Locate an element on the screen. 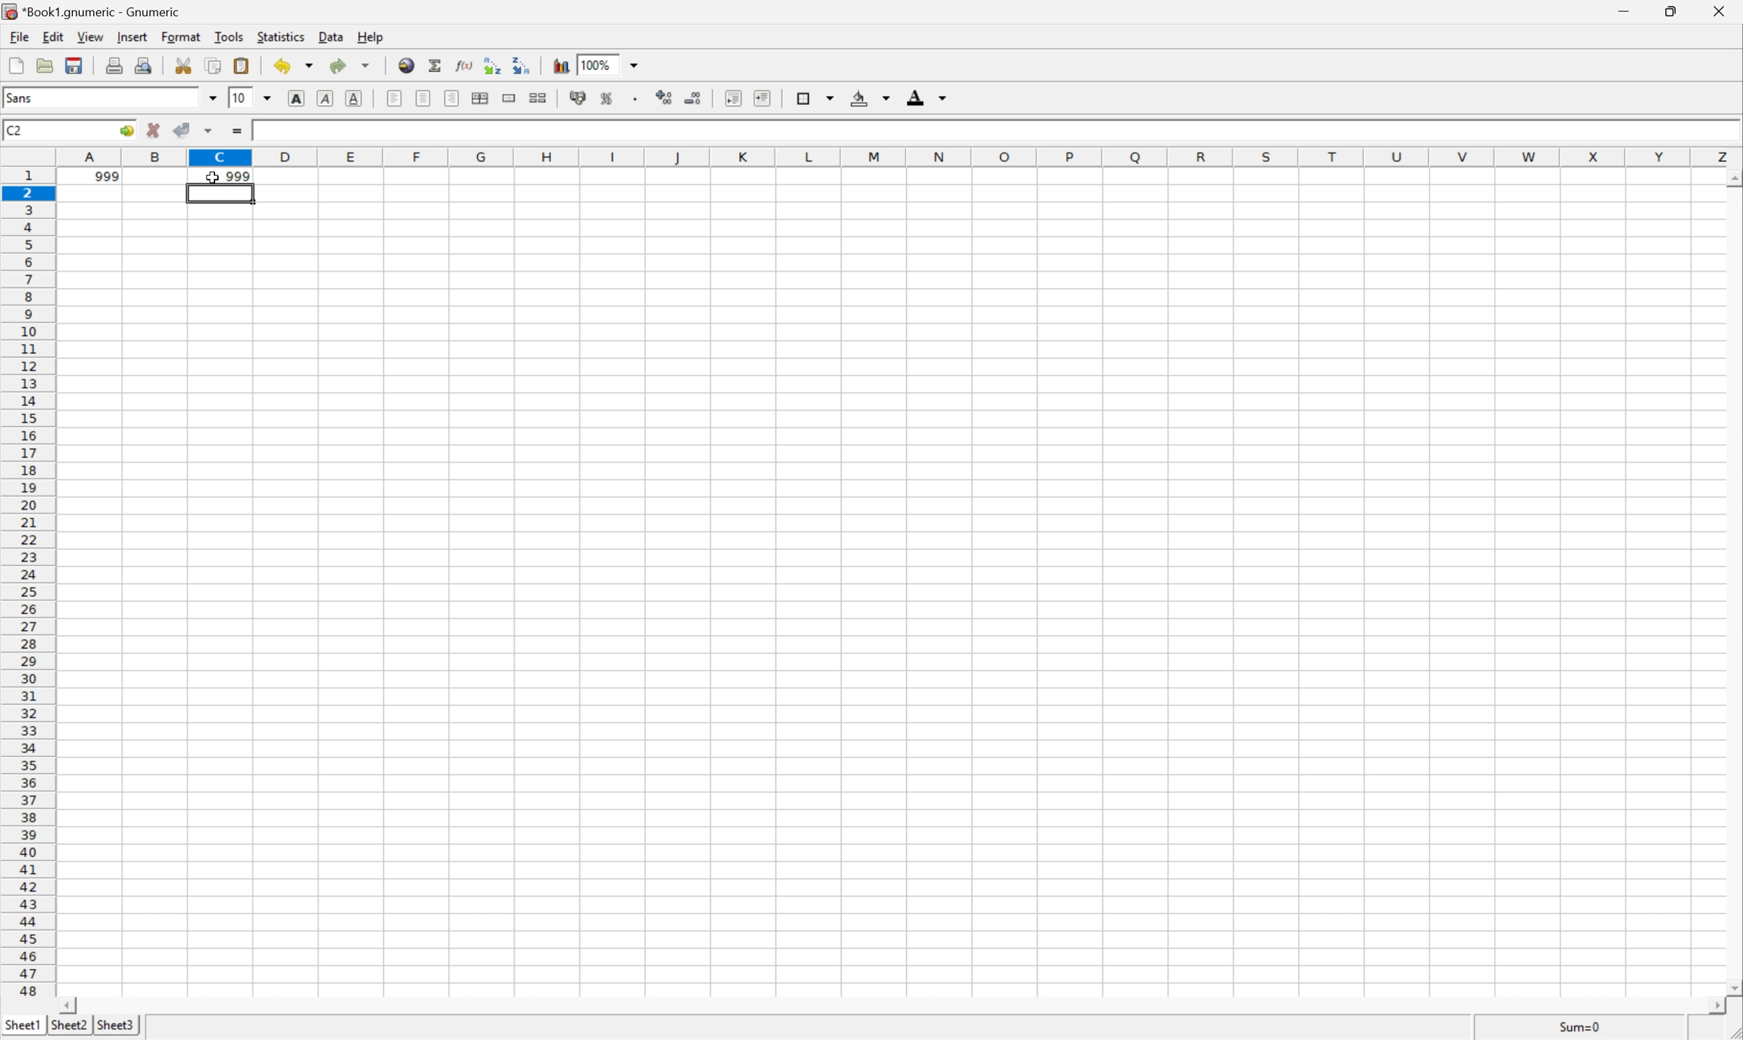  restore down is located at coordinates (1669, 13).